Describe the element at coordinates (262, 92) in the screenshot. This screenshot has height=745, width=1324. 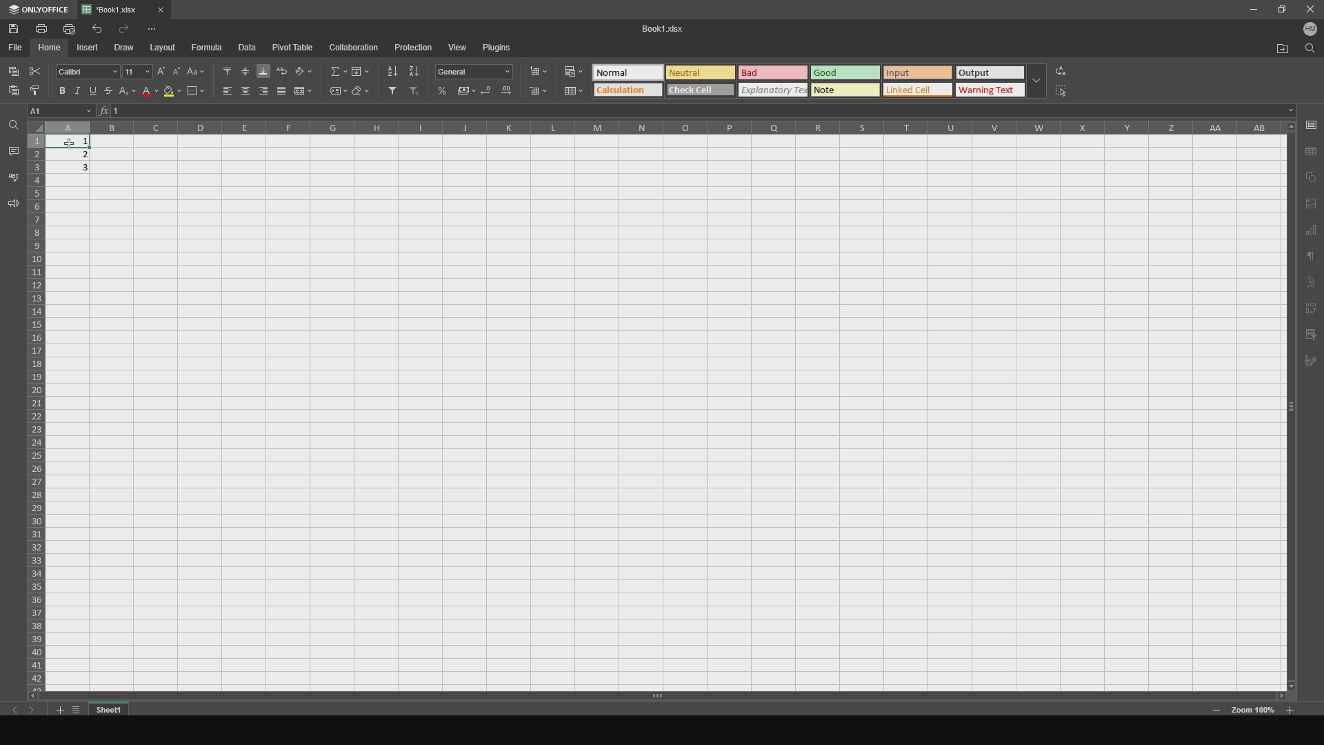
I see `align right` at that location.